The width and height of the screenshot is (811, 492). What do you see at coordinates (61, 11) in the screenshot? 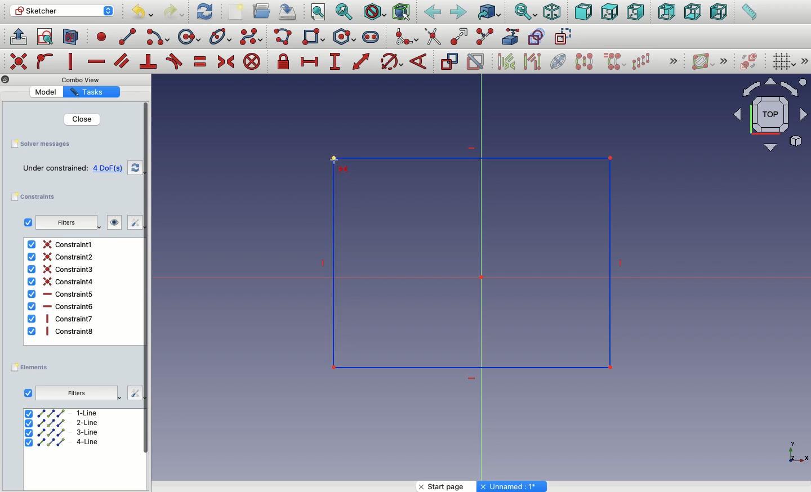
I see `Sketcher - Workbench` at bounding box center [61, 11].